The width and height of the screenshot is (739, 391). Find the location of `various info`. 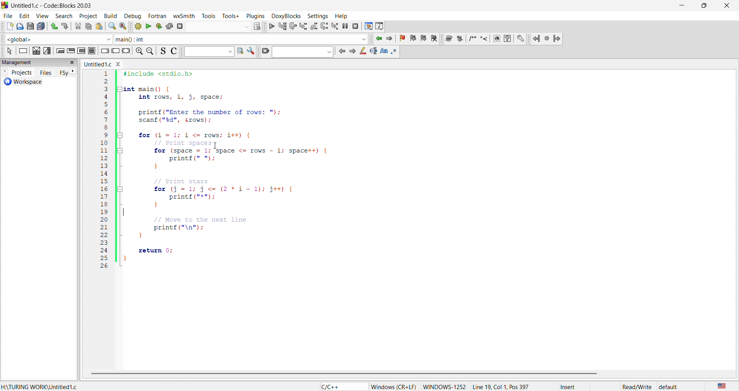

various info is located at coordinates (380, 26).